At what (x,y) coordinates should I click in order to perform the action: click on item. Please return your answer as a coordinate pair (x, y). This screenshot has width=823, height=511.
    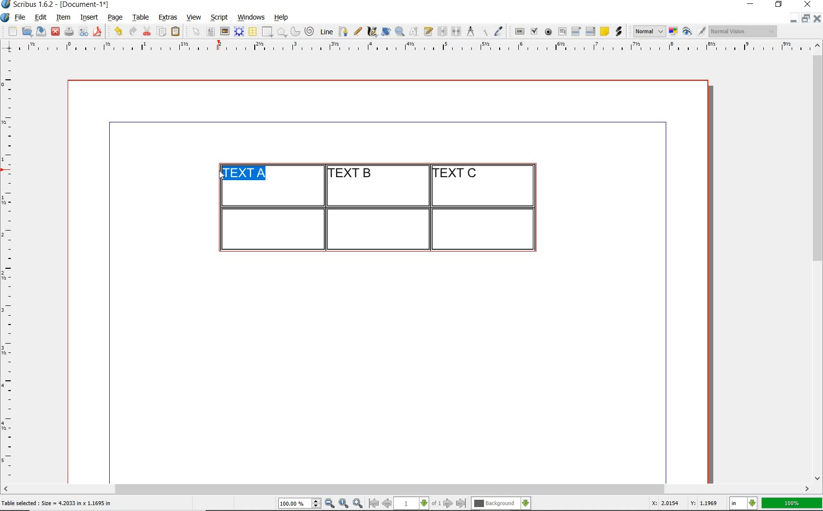
    Looking at the image, I should click on (63, 18).